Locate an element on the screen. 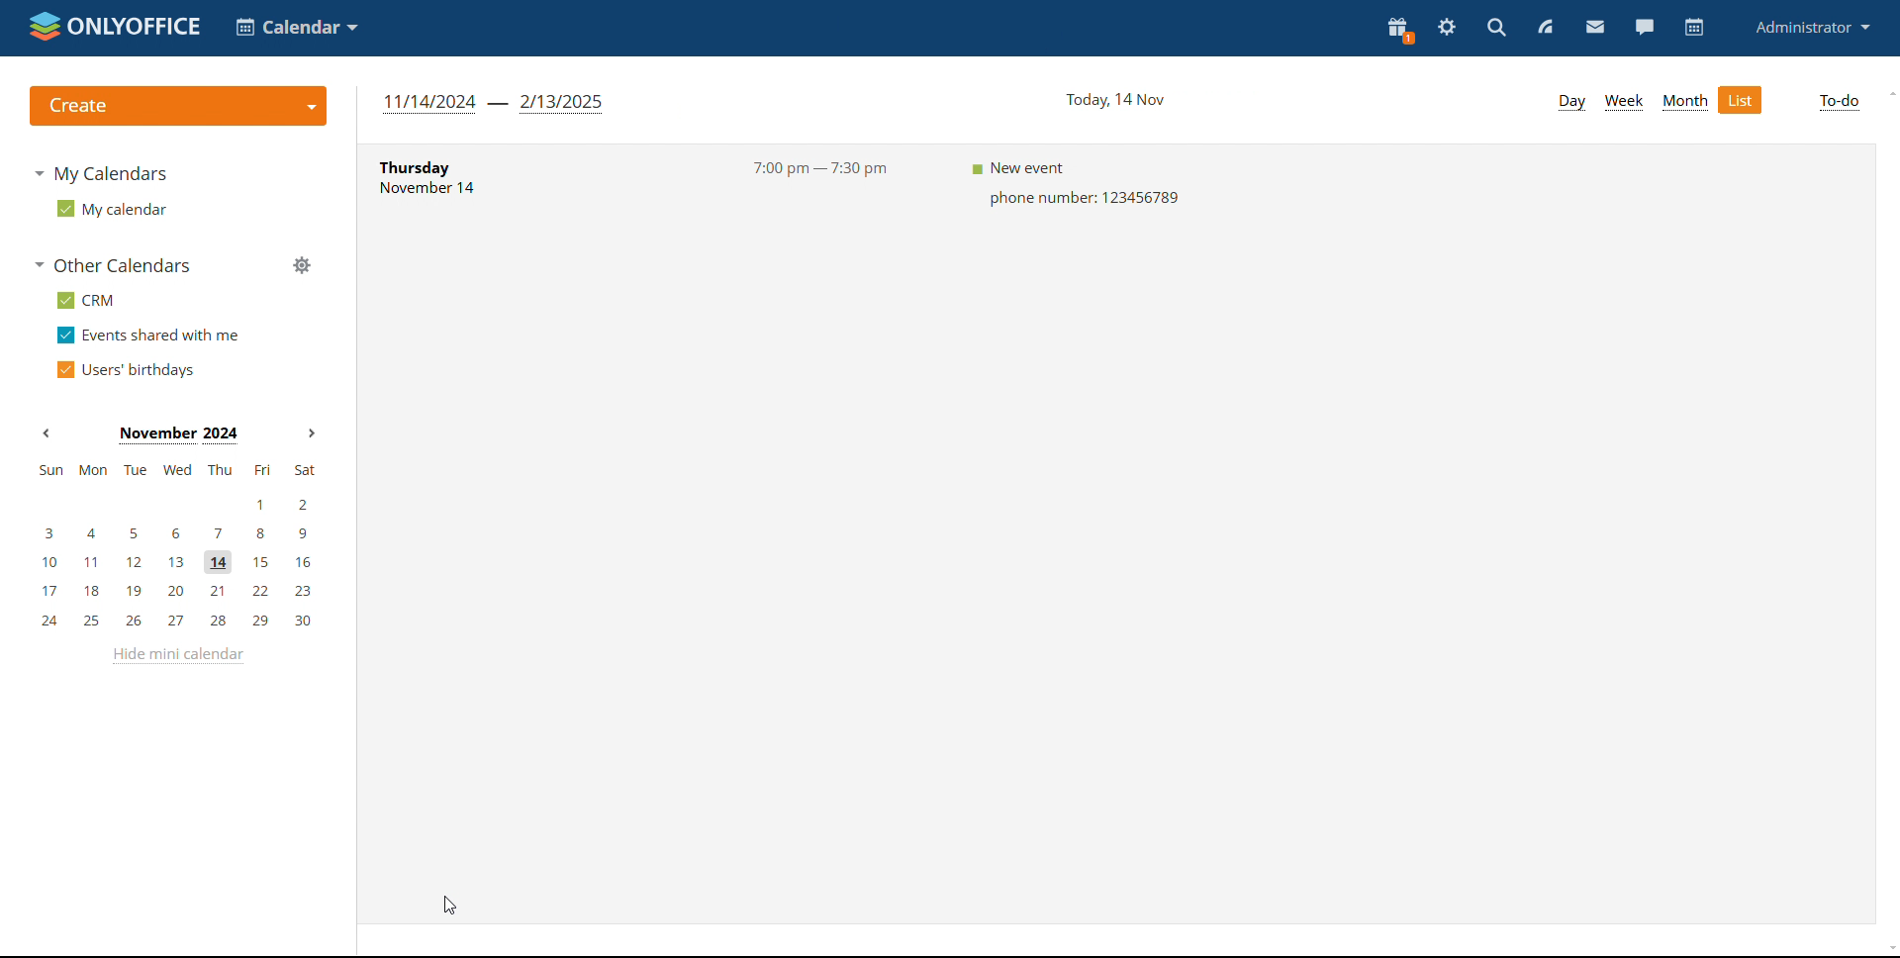 The image size is (1900, 958). cursor is located at coordinates (451, 904).